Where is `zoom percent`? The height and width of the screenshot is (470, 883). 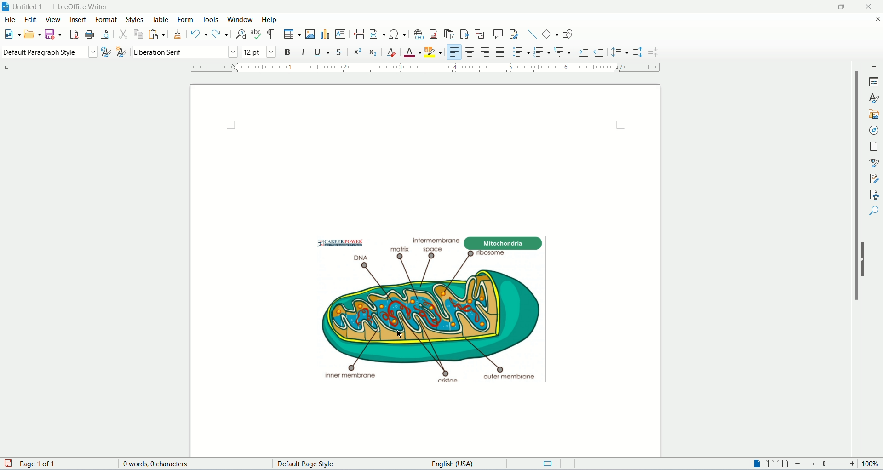
zoom percent is located at coordinates (870, 464).